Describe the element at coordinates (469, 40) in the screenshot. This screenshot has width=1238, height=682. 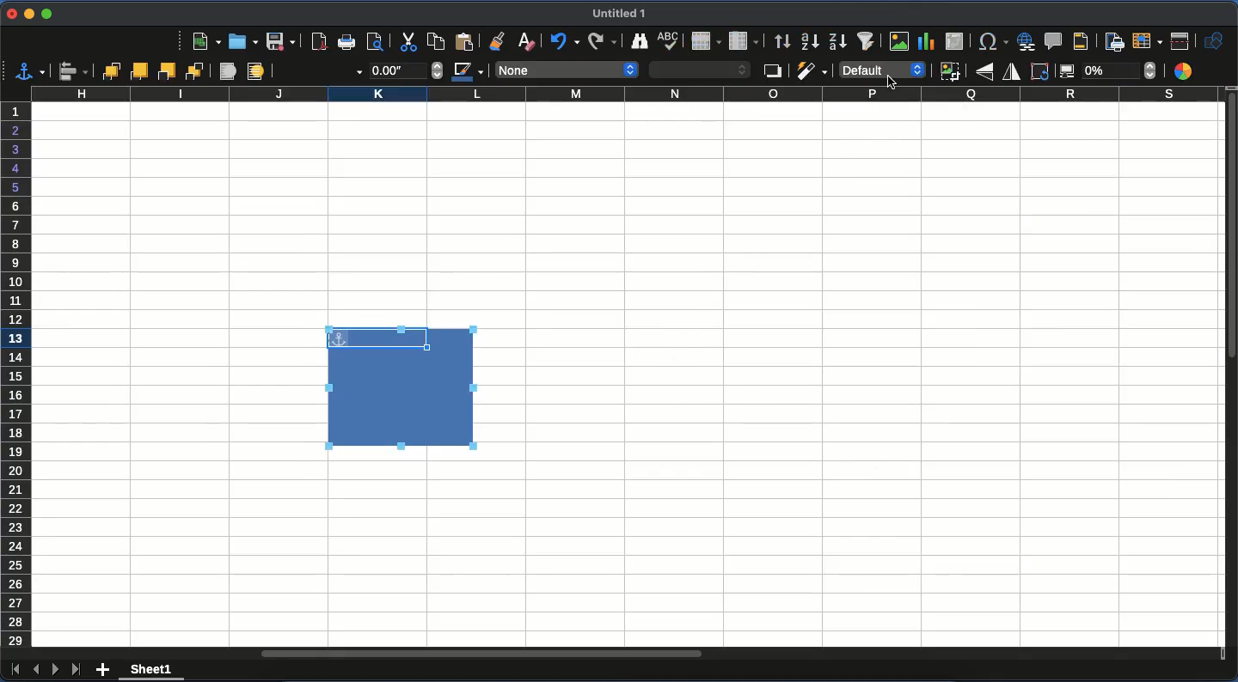
I see `paste` at that location.